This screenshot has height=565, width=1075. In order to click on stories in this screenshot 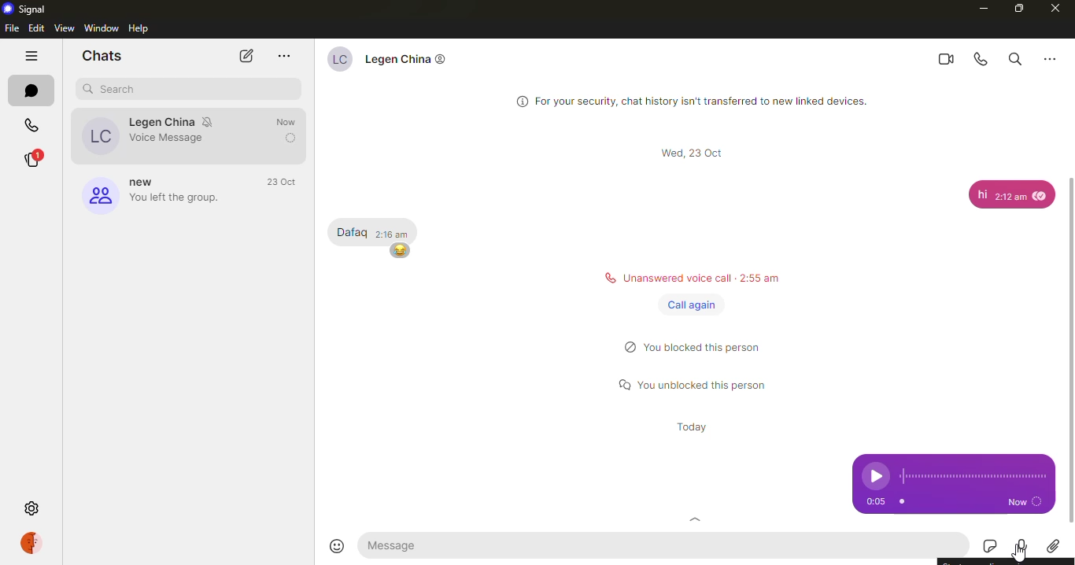, I will do `click(33, 157)`.